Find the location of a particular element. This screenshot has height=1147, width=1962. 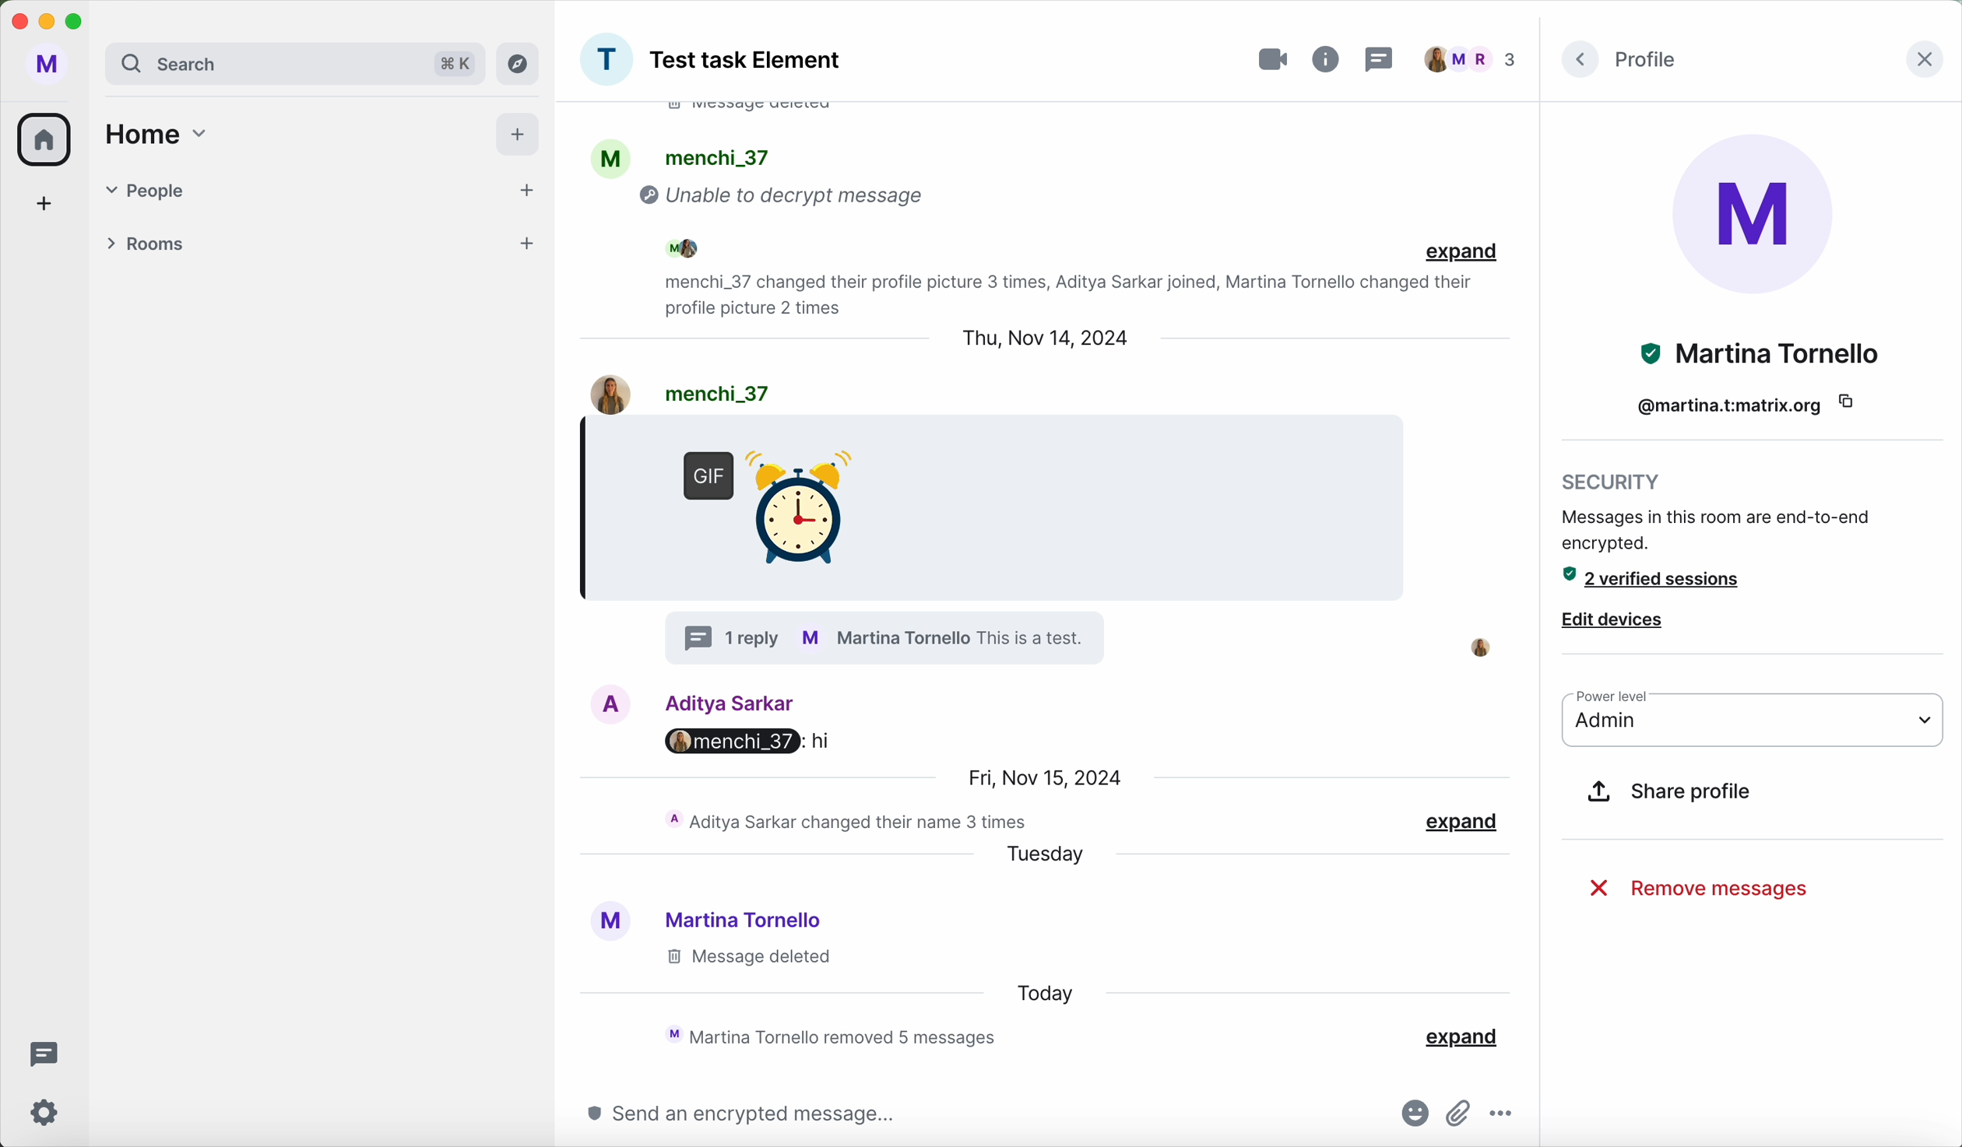

close program is located at coordinates (18, 21).